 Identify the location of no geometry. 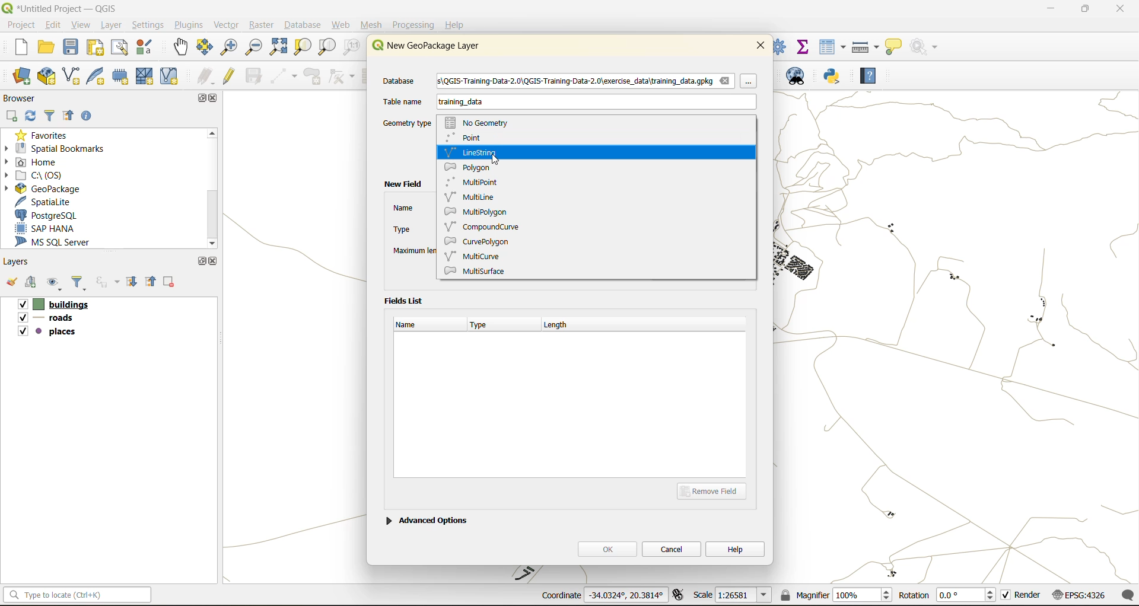
(482, 121).